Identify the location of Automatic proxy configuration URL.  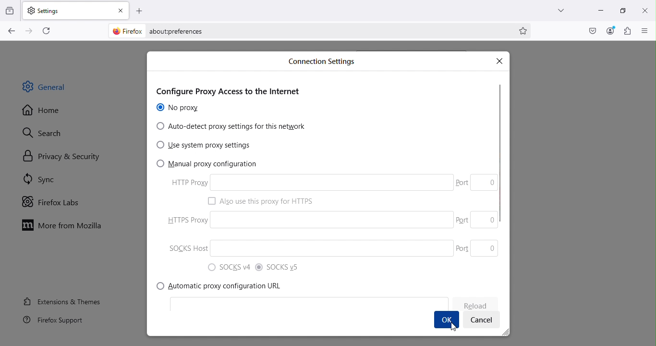
(223, 286).